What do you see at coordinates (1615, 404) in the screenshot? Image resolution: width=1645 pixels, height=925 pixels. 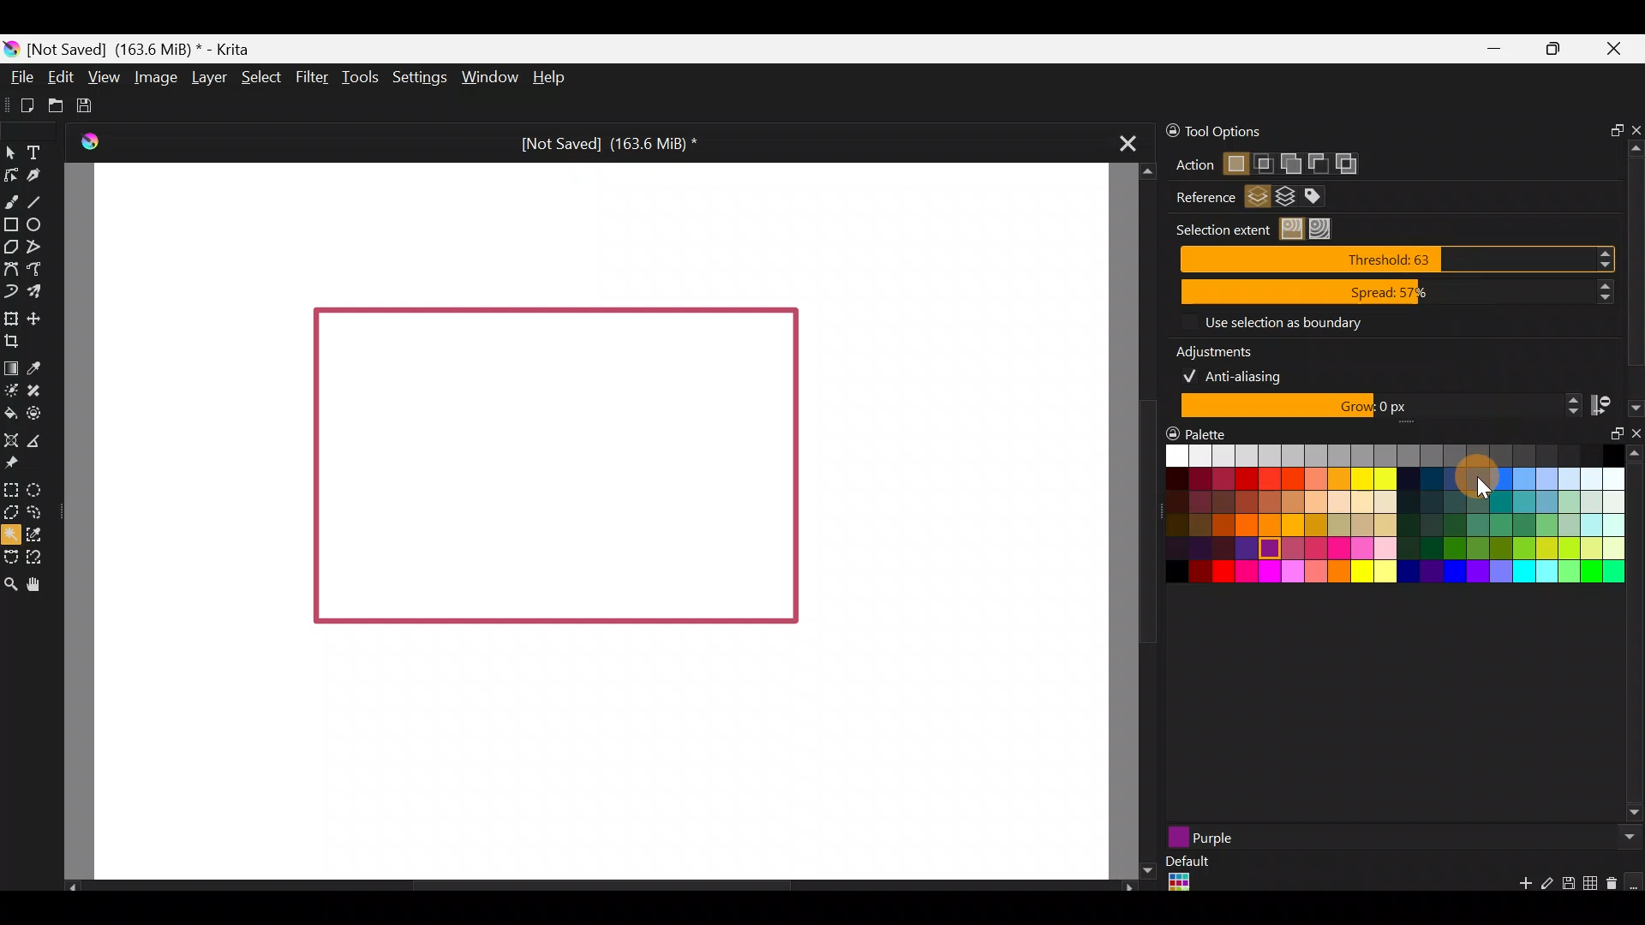 I see `Stop growing at the darkest/and or most opaque pixels` at bounding box center [1615, 404].